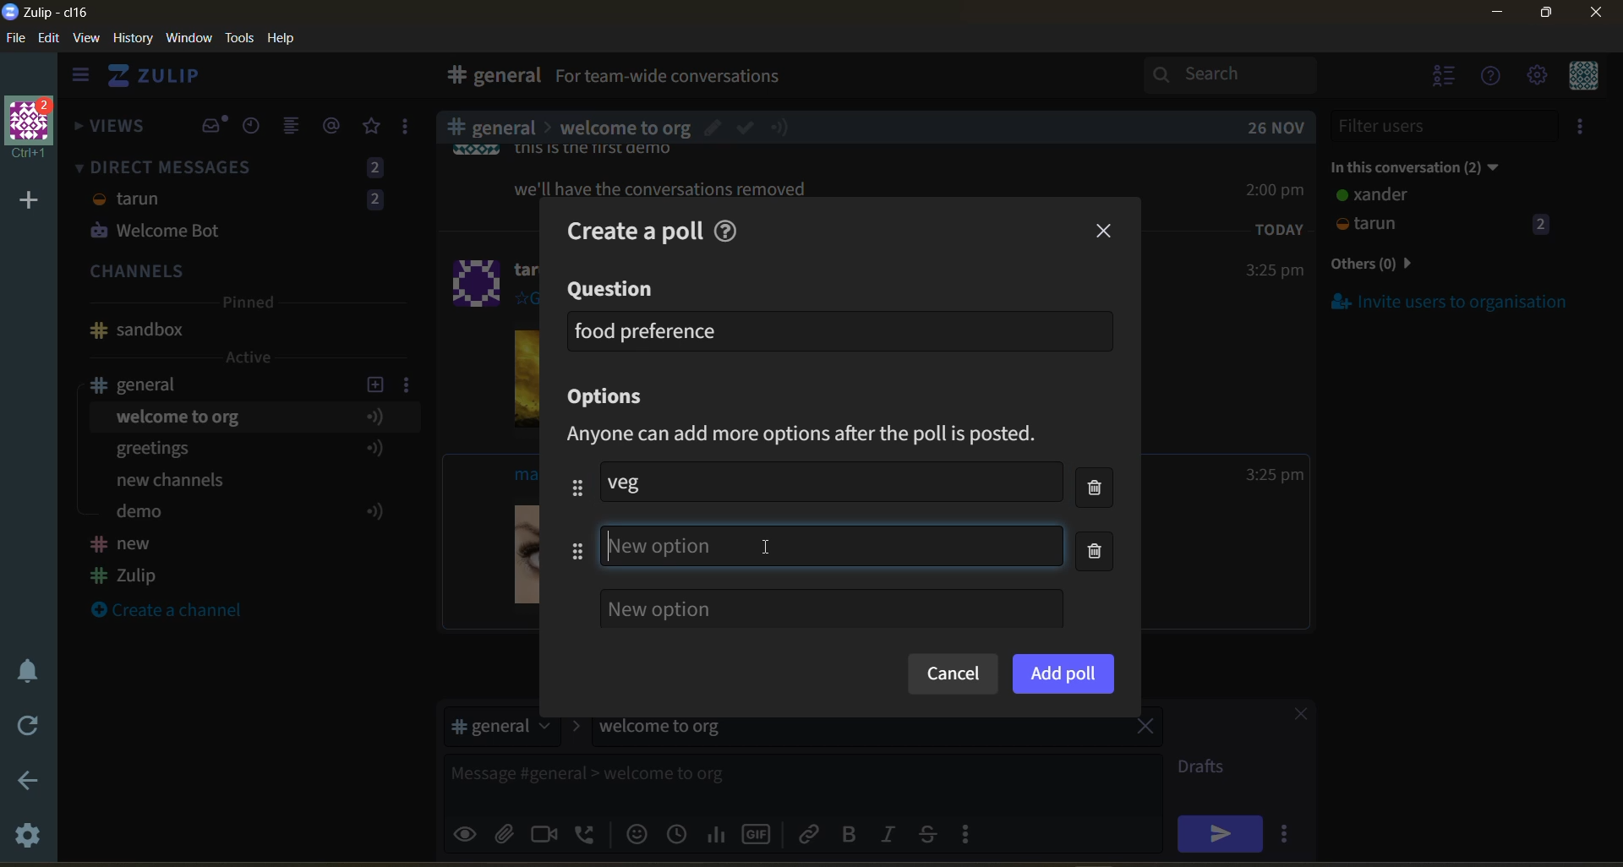 Image resolution: width=1623 pixels, height=867 pixels. I want to click on question, so click(613, 290).